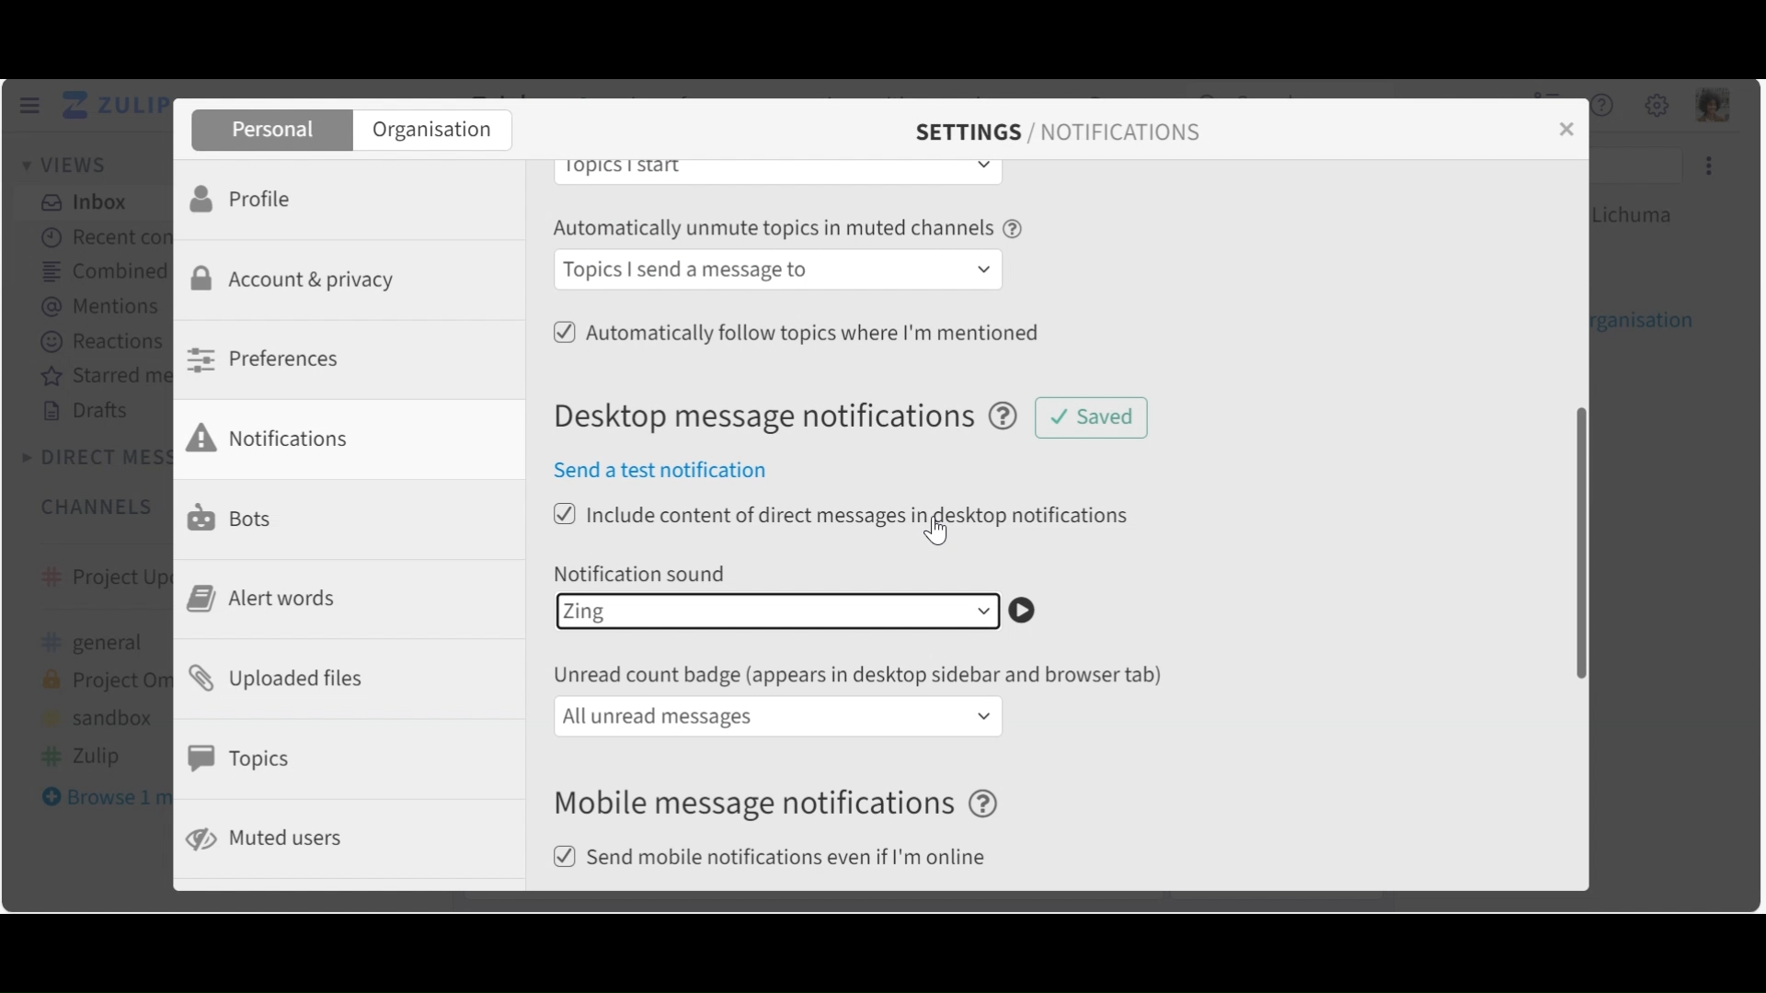  What do you see at coordinates (1030, 611) in the screenshot?
I see `Play notification sound` at bounding box center [1030, 611].